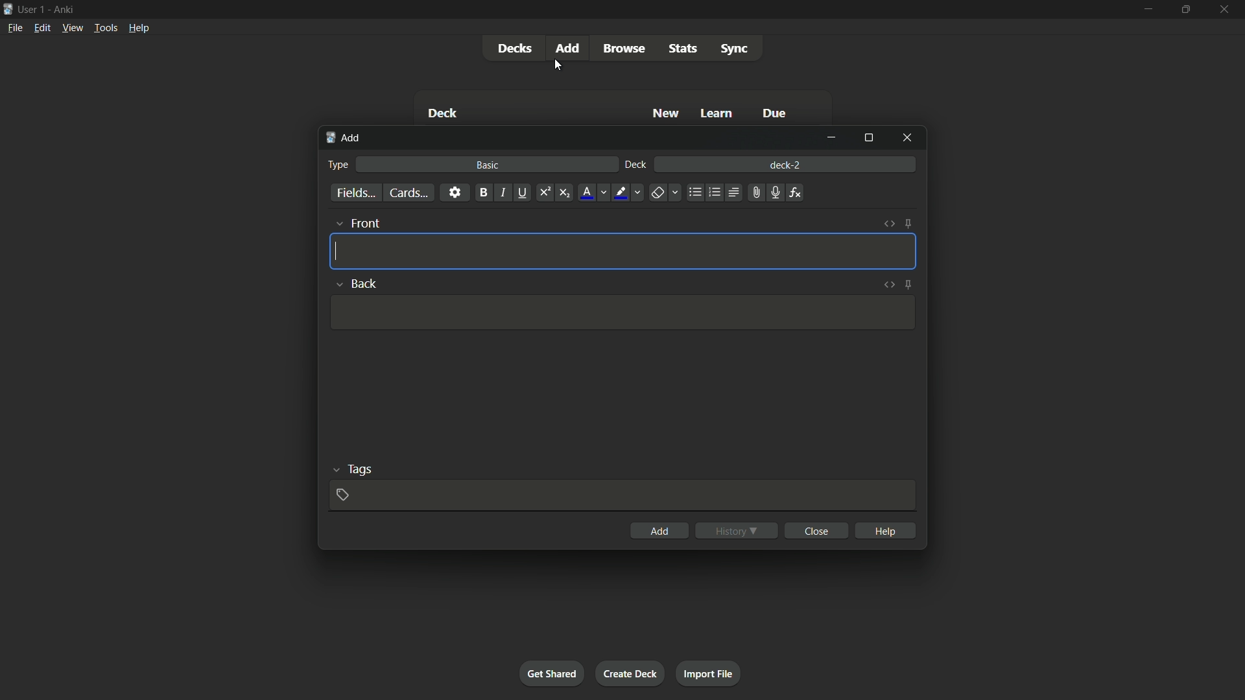 This screenshot has height=700, width=1245. Describe the element at coordinates (665, 194) in the screenshot. I see `remove formatting` at that location.